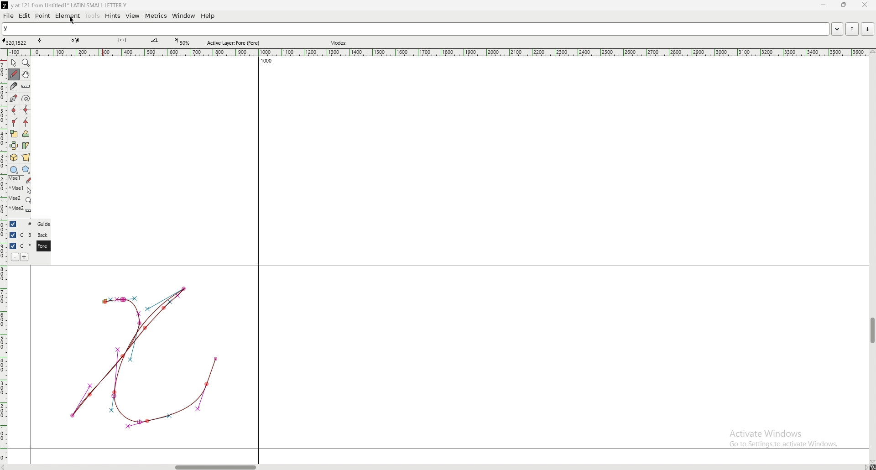 This screenshot has height=470, width=876. I want to click on measure distance, so click(26, 87).